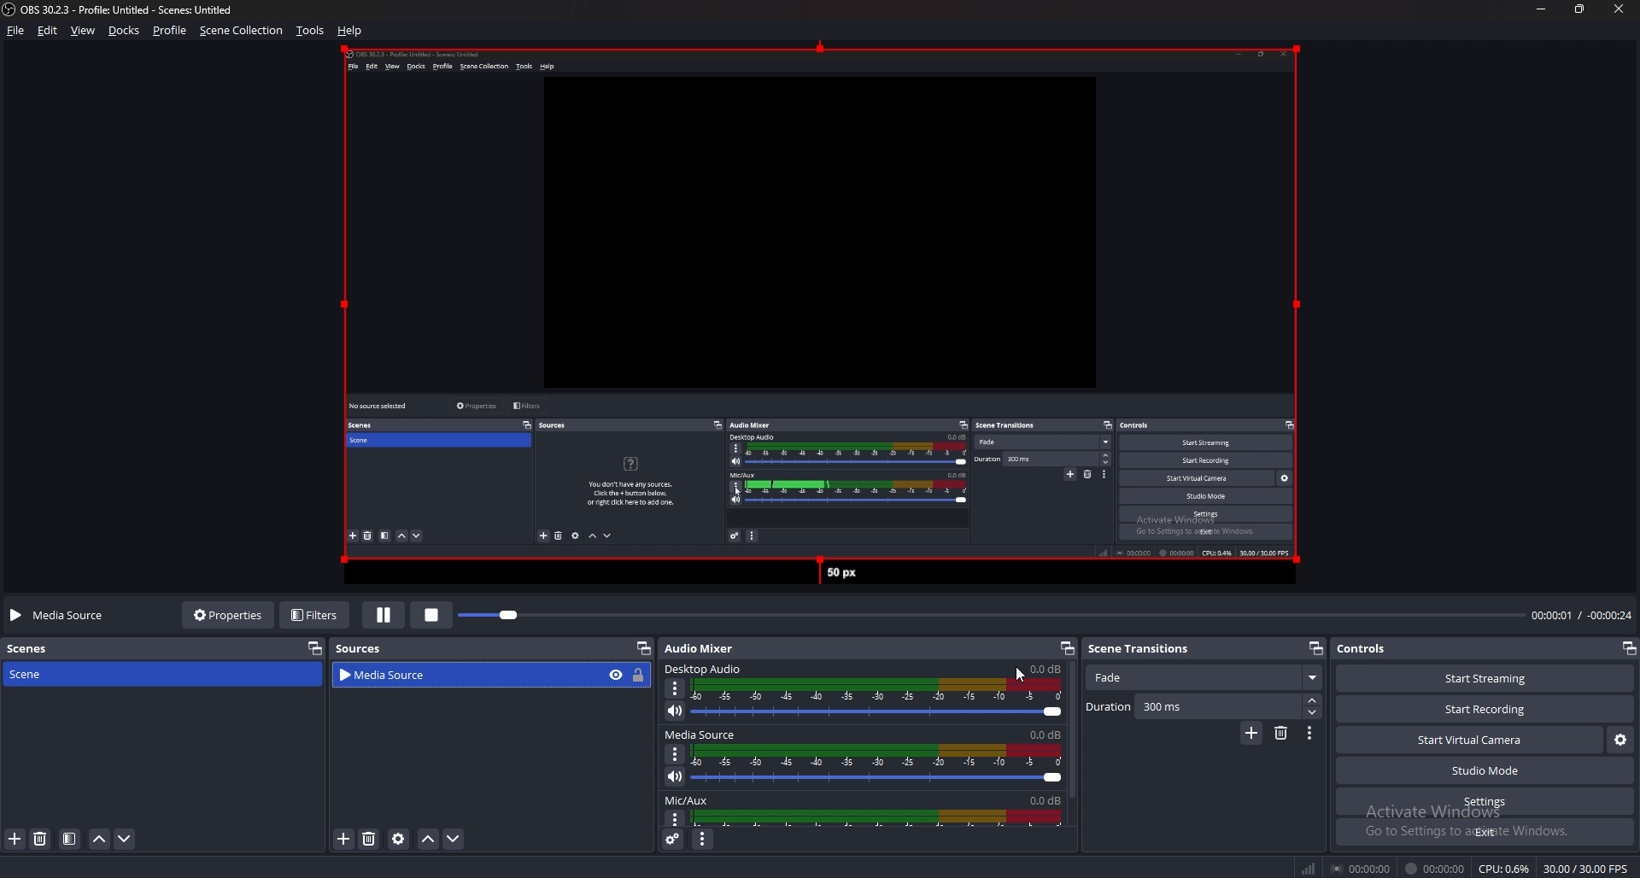  I want to click on Advanced audio properties, so click(675, 839).